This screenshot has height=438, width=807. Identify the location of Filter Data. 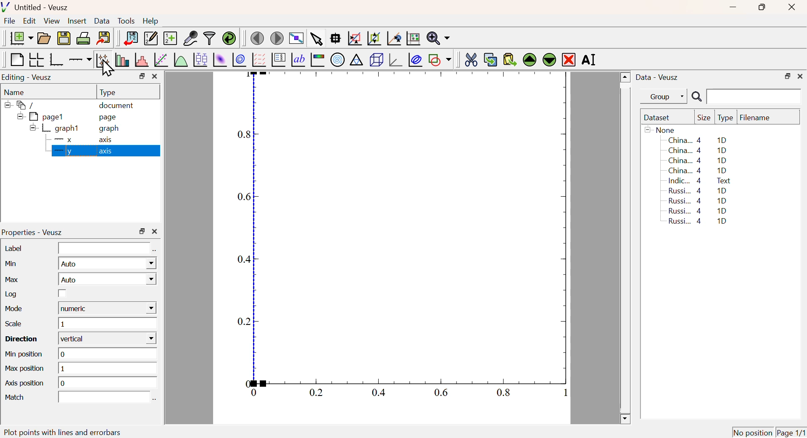
(209, 37).